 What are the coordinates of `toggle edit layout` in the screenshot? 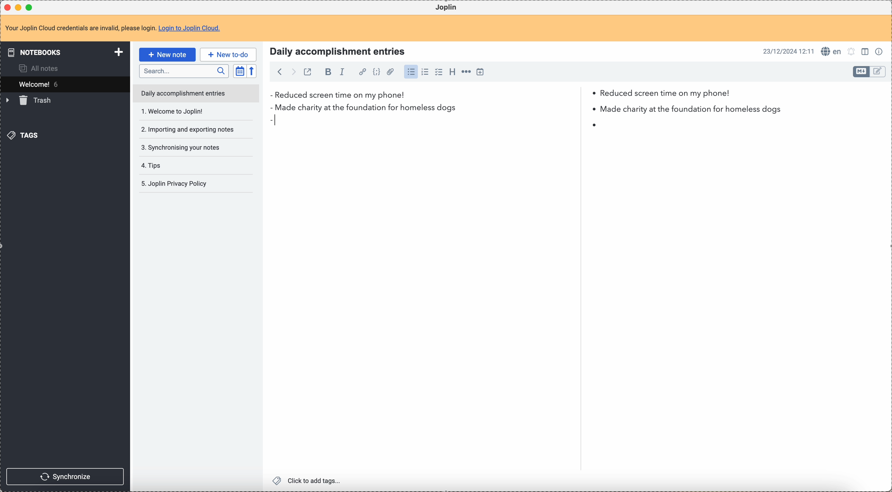 It's located at (865, 51).